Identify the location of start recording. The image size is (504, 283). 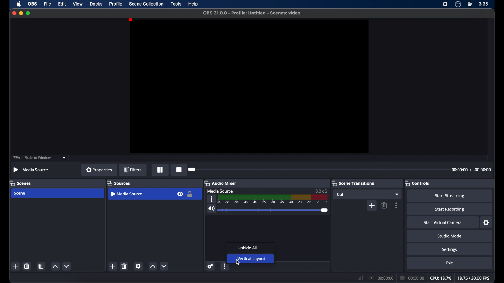
(450, 210).